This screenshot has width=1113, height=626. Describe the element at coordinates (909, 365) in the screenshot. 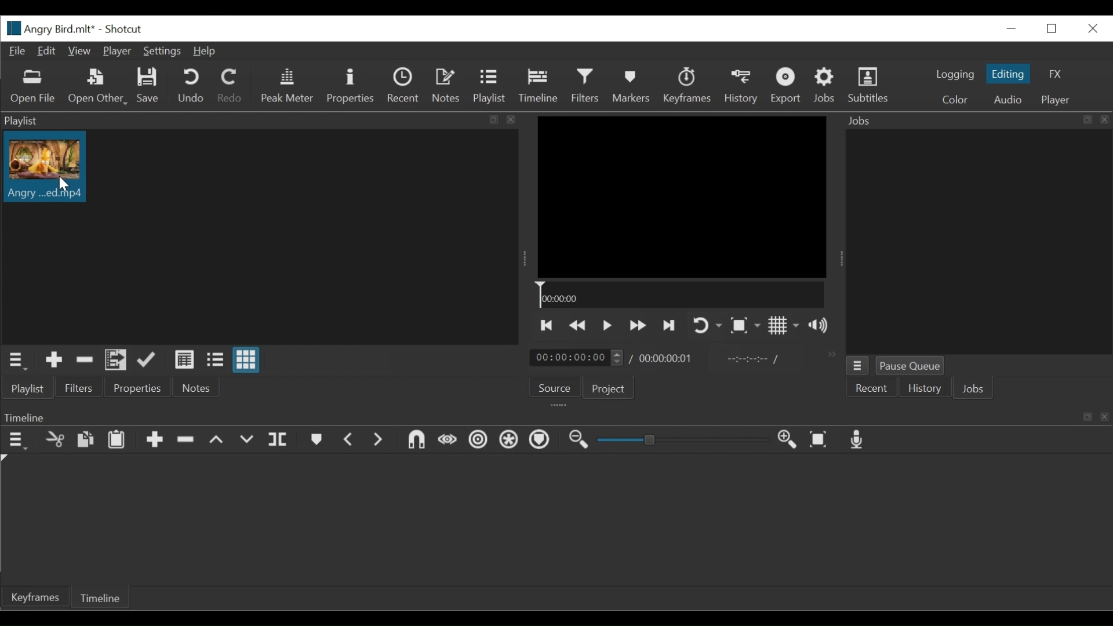

I see `Pause Queue` at that location.